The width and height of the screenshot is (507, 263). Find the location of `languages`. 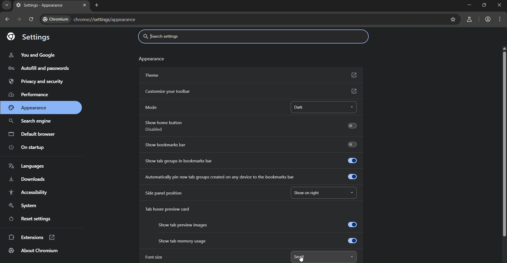

languages is located at coordinates (29, 165).